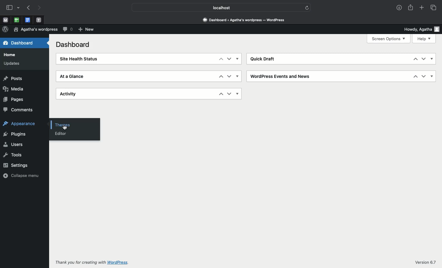  Describe the element at coordinates (238, 77) in the screenshot. I see `Show` at that location.